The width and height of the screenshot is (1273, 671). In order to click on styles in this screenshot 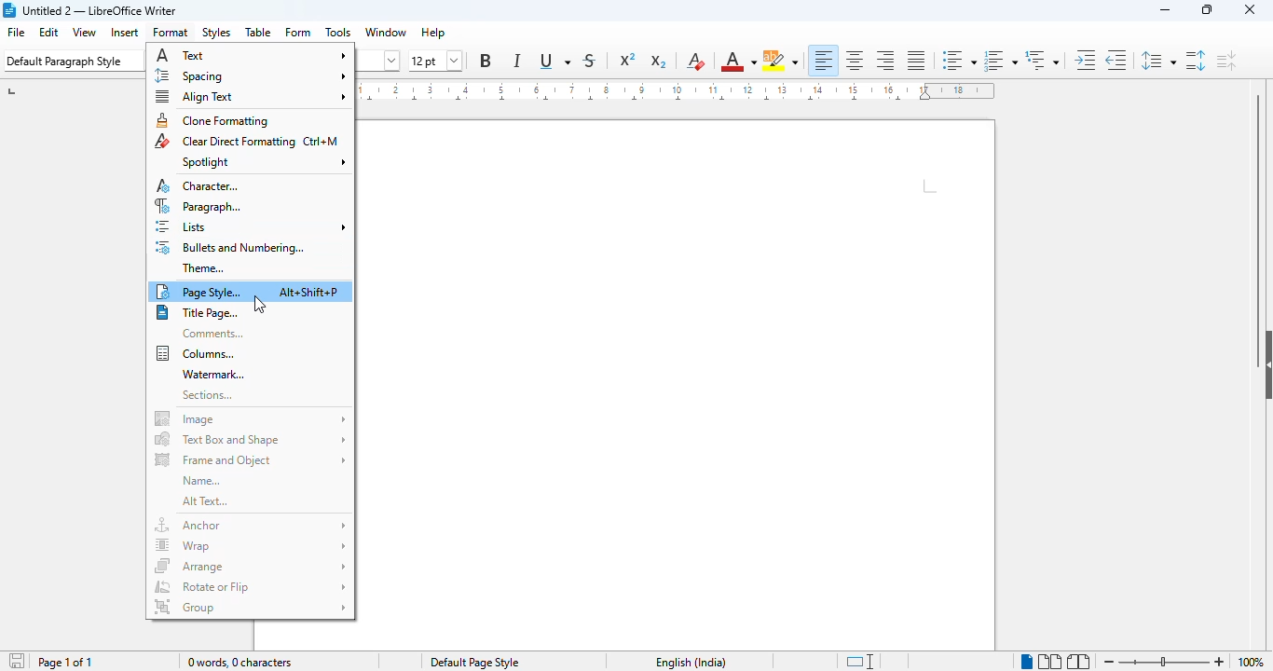, I will do `click(215, 32)`.